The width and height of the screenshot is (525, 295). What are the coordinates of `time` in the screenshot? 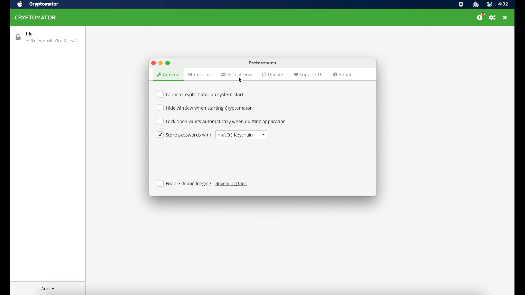 It's located at (503, 4).